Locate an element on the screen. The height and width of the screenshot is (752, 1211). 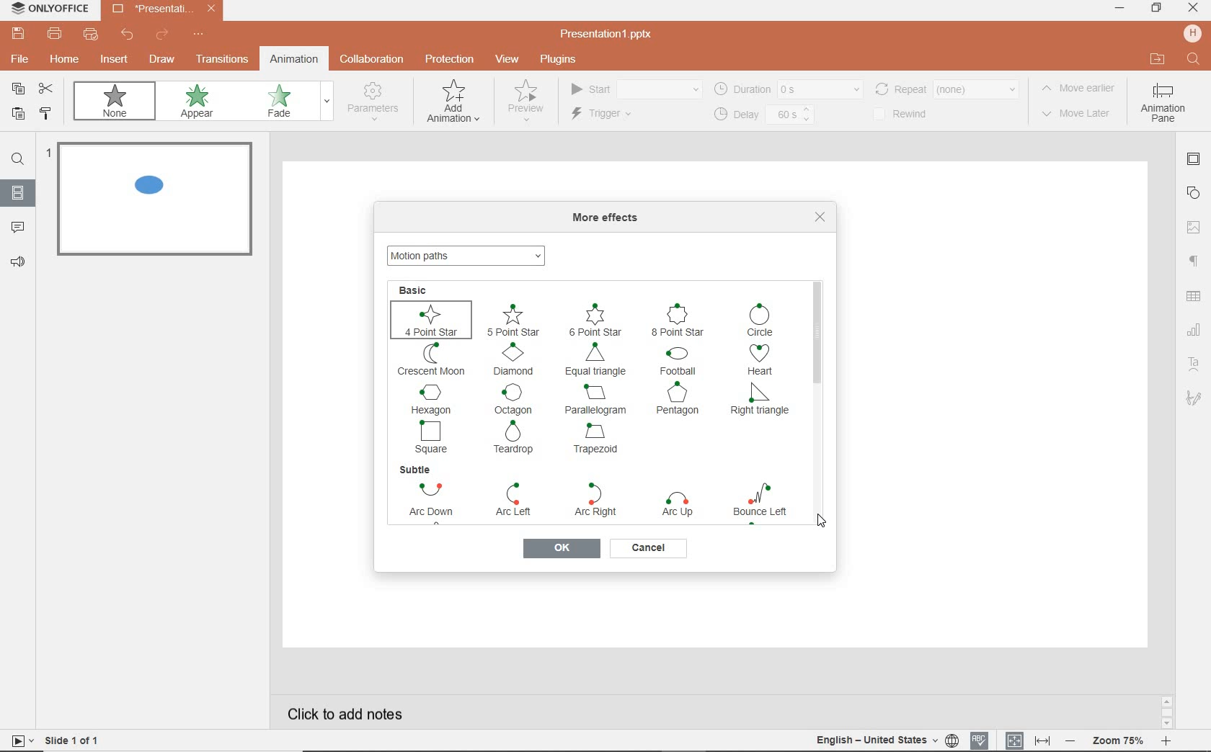
move earlier is located at coordinates (1082, 90).